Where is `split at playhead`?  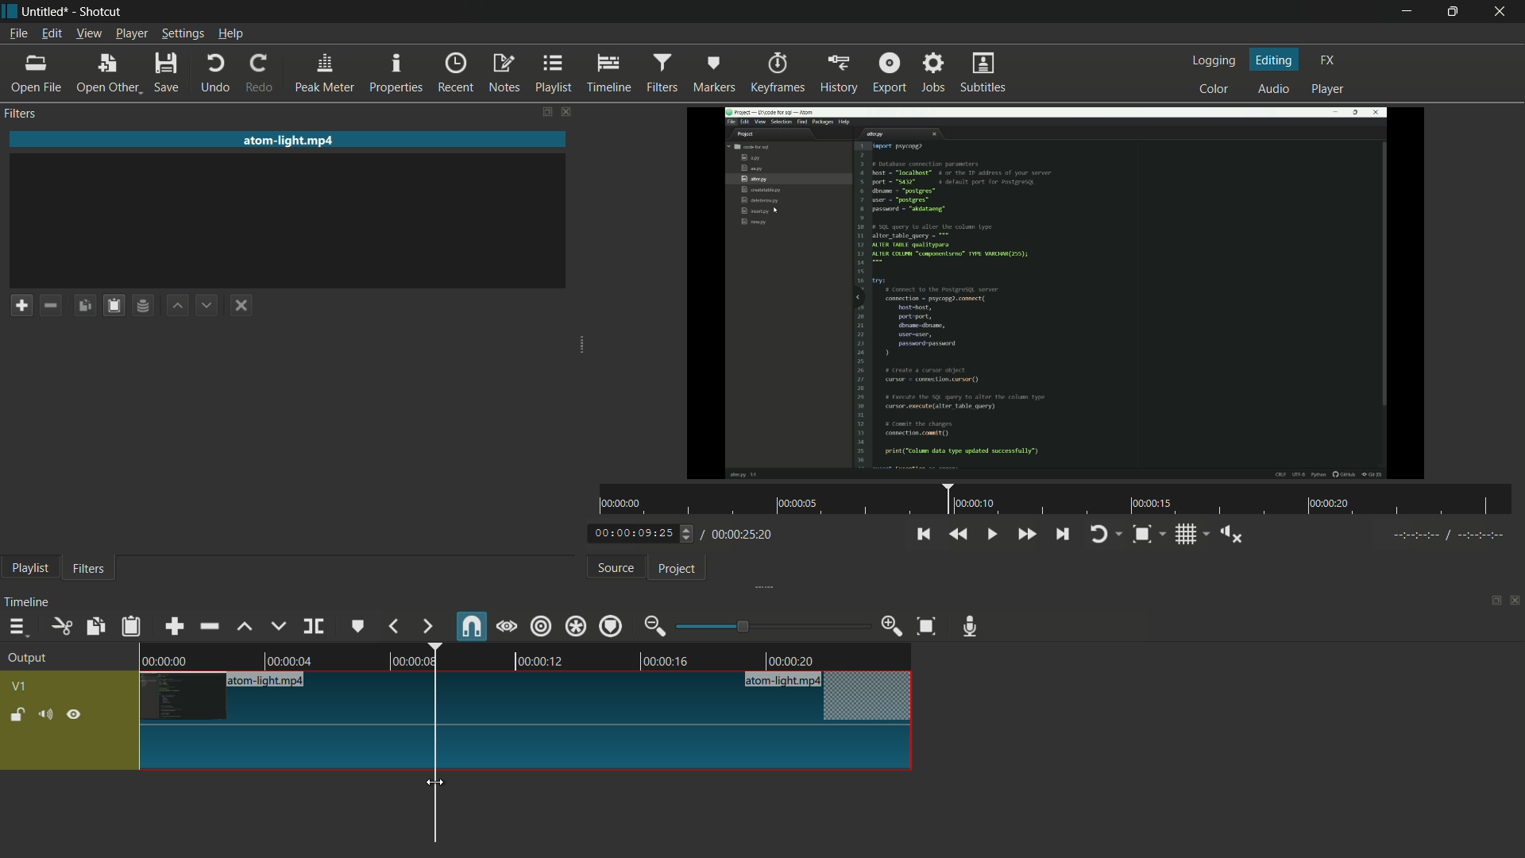 split at playhead is located at coordinates (314, 626).